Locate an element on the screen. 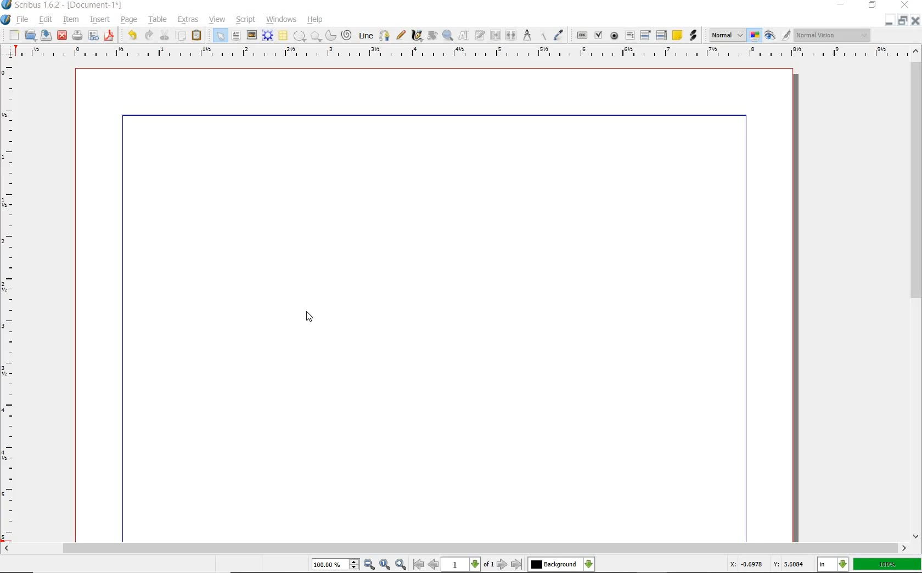 Image resolution: width=922 pixels, height=573 pixels. PDF TEXT FIELD is located at coordinates (629, 35).